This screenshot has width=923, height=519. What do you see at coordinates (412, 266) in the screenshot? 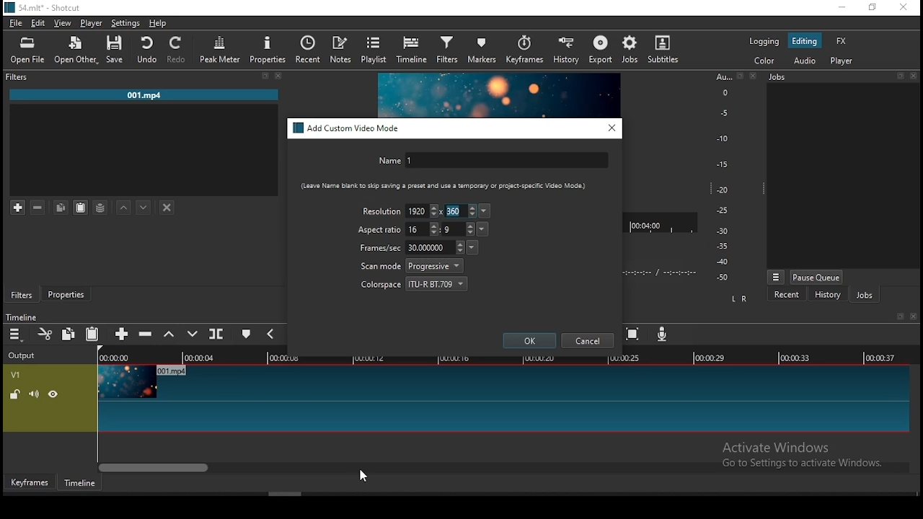
I see `scan mode` at bounding box center [412, 266].